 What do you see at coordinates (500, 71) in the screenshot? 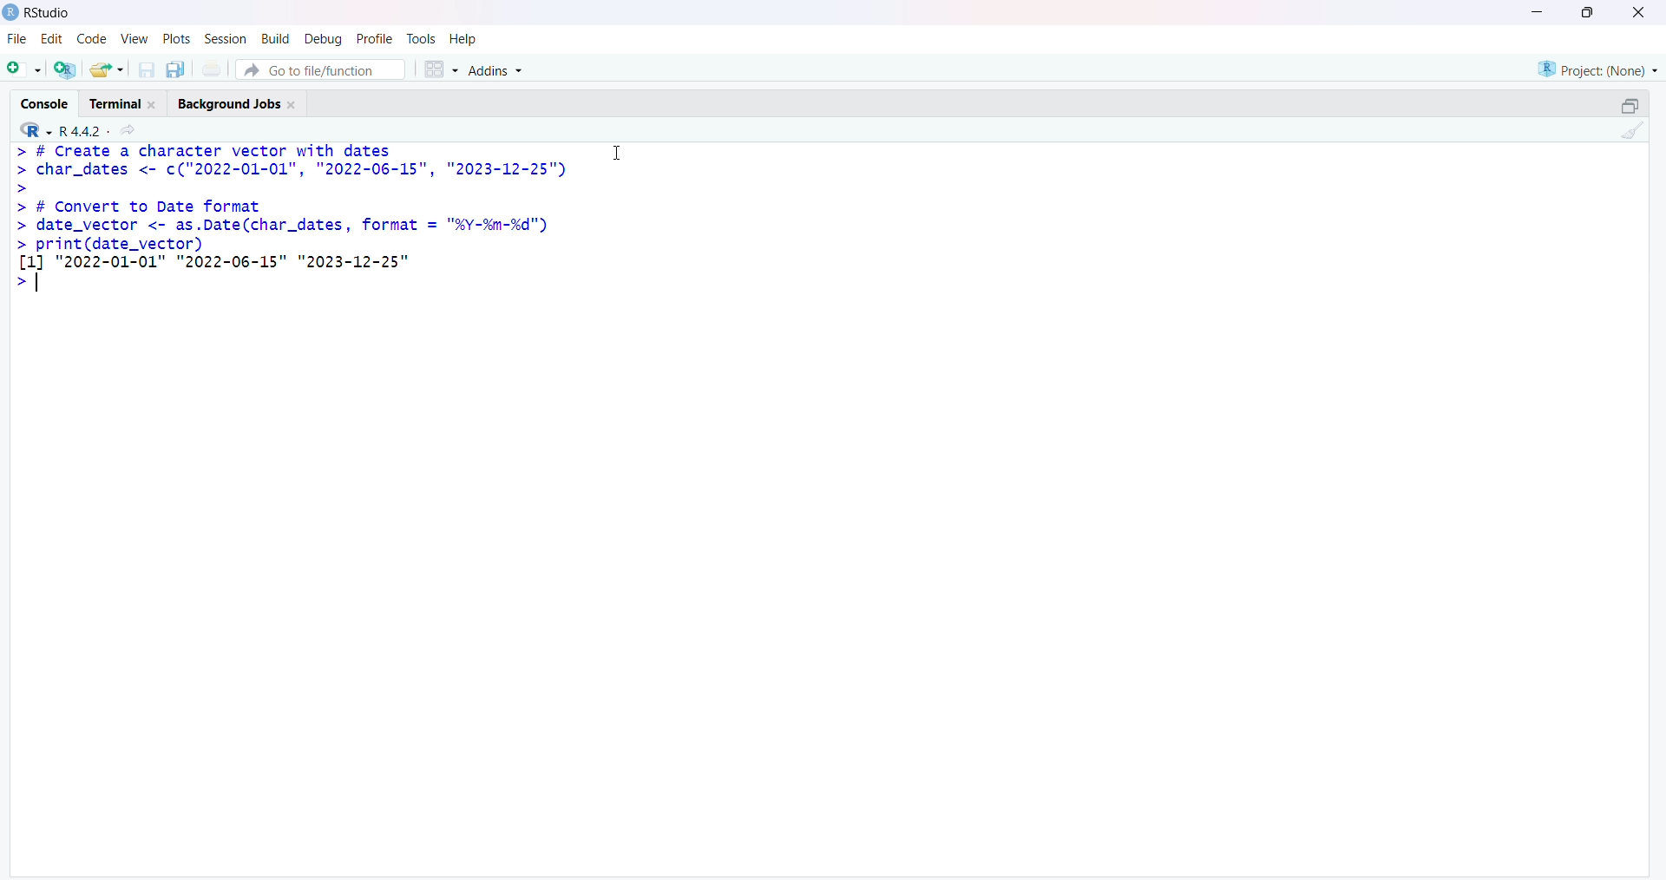
I see `Addins` at bounding box center [500, 71].